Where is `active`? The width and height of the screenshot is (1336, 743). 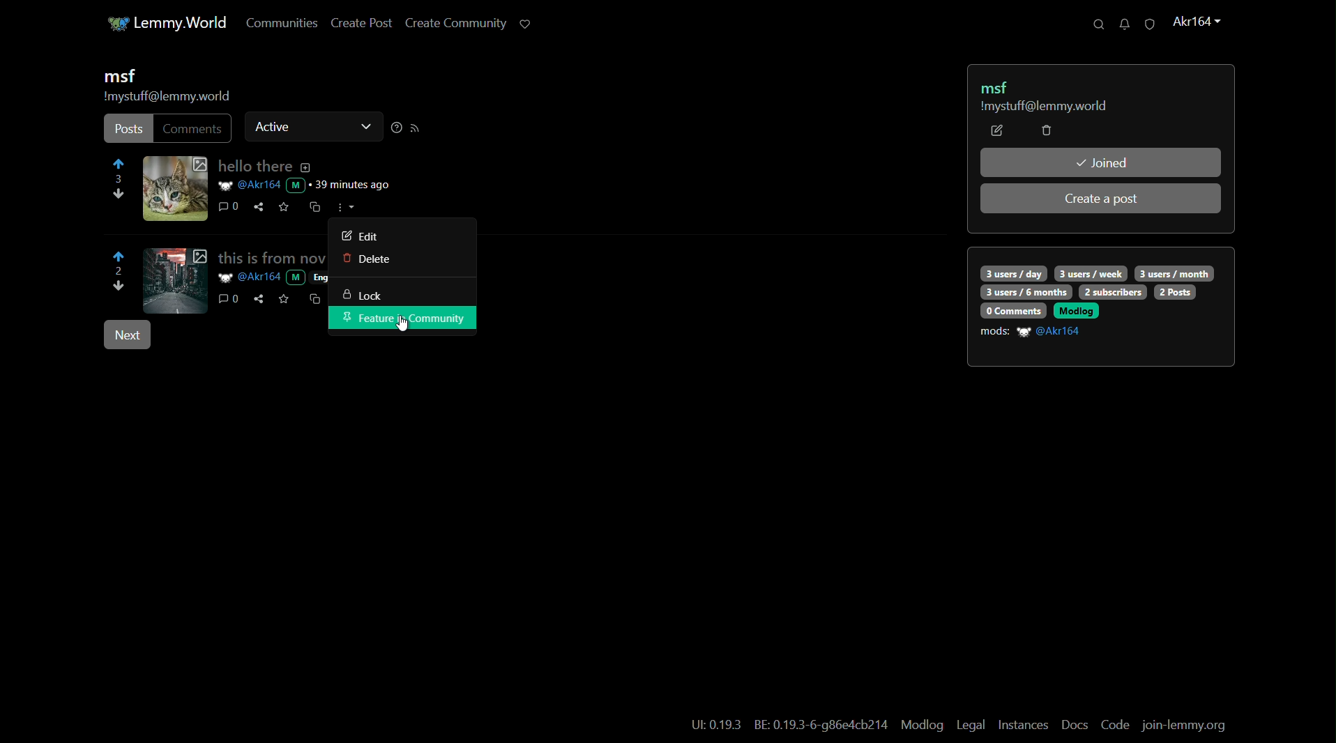 active is located at coordinates (273, 125).